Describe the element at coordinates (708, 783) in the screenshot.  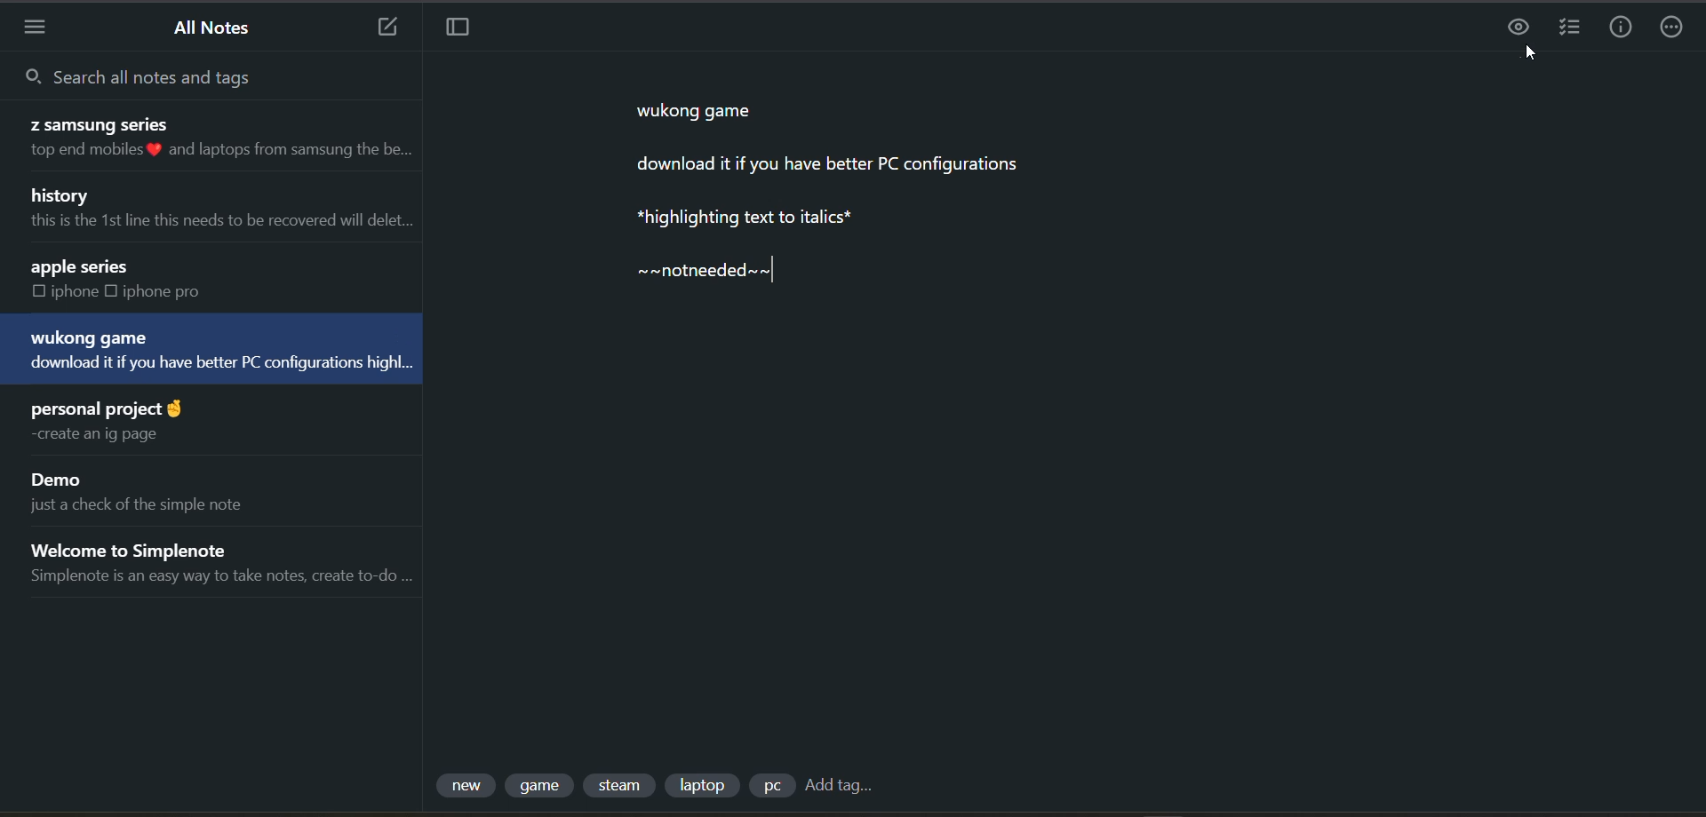
I see `tag 4` at that location.